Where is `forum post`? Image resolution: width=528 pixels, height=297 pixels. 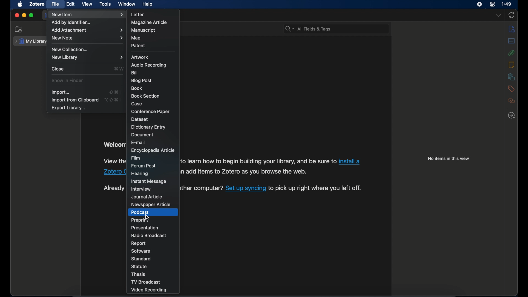 forum post is located at coordinates (144, 166).